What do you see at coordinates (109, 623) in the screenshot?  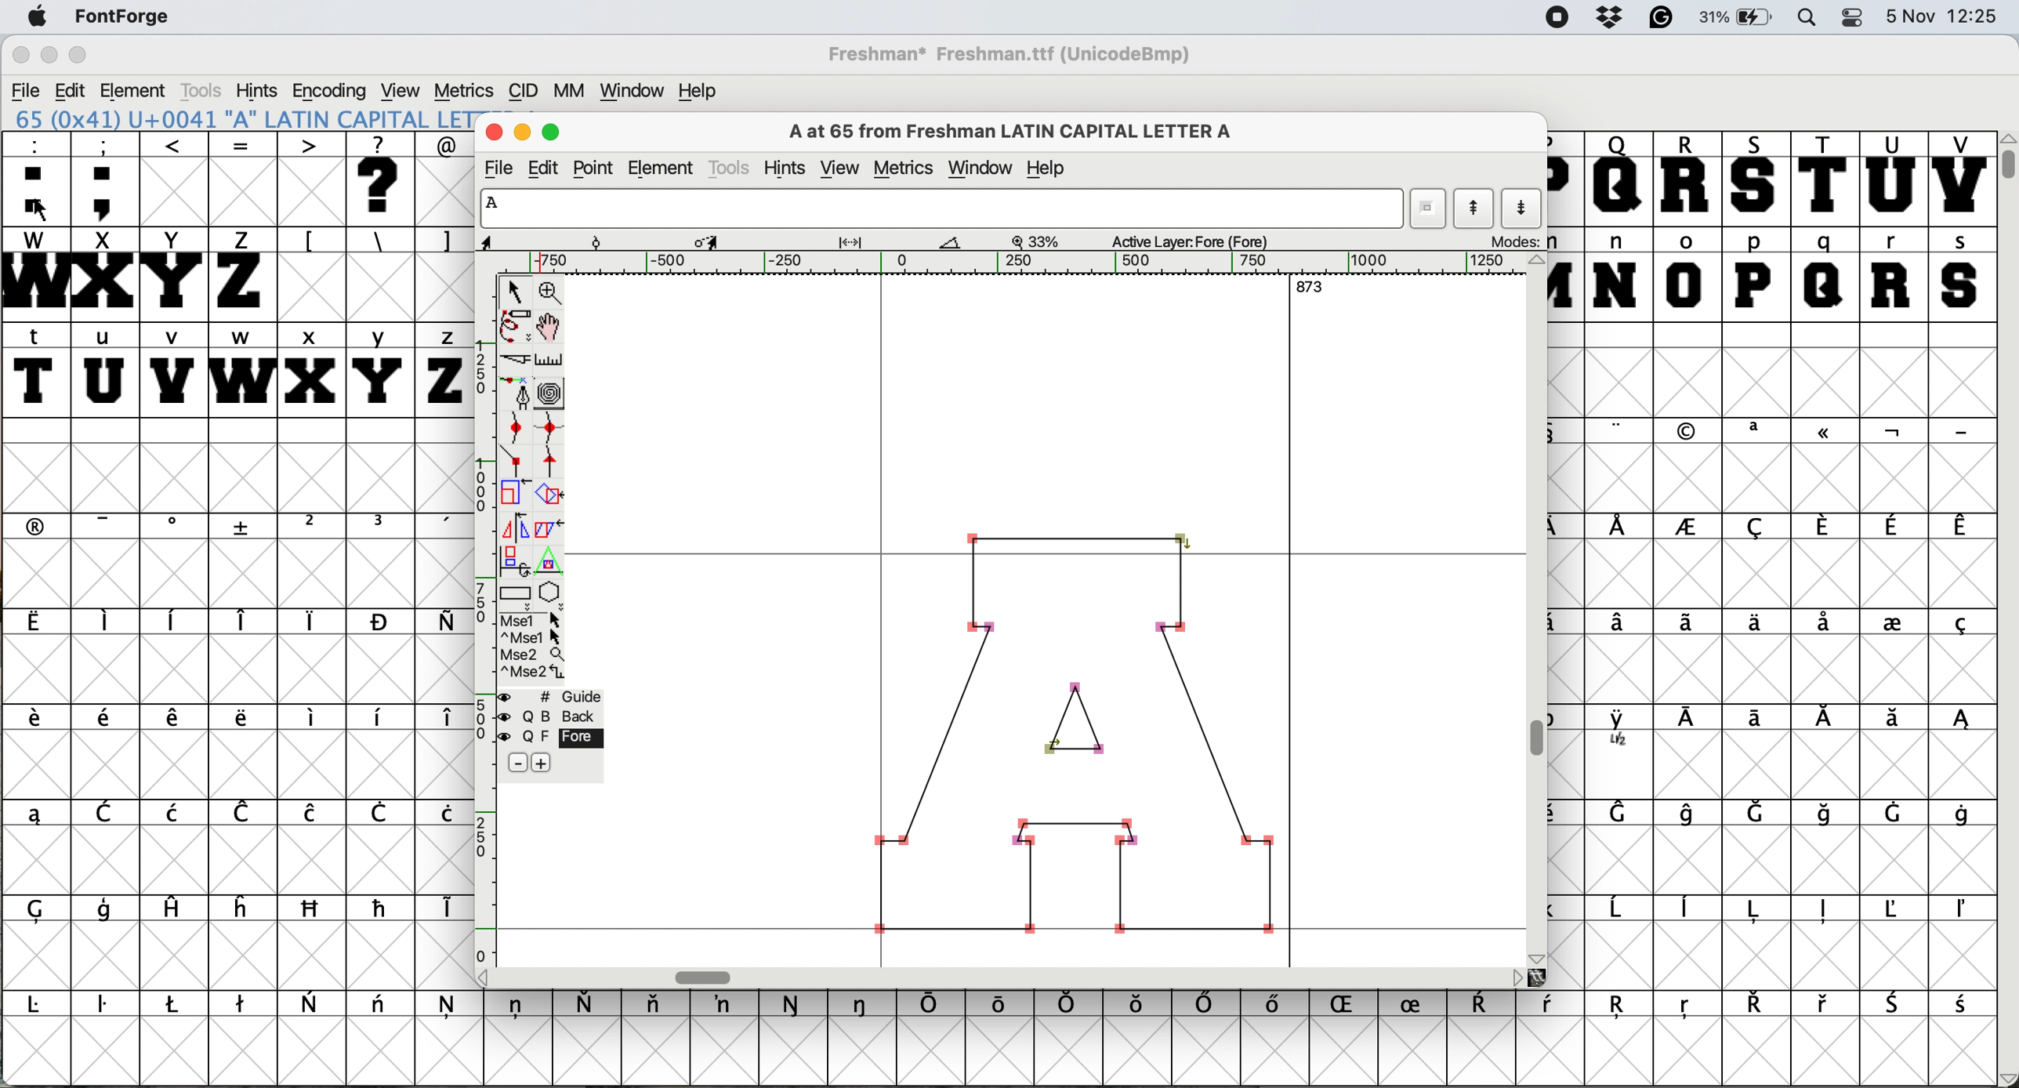 I see `symbol` at bounding box center [109, 623].